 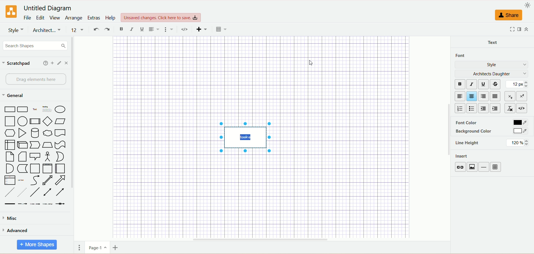 I want to click on Box, so click(x=10, y=145).